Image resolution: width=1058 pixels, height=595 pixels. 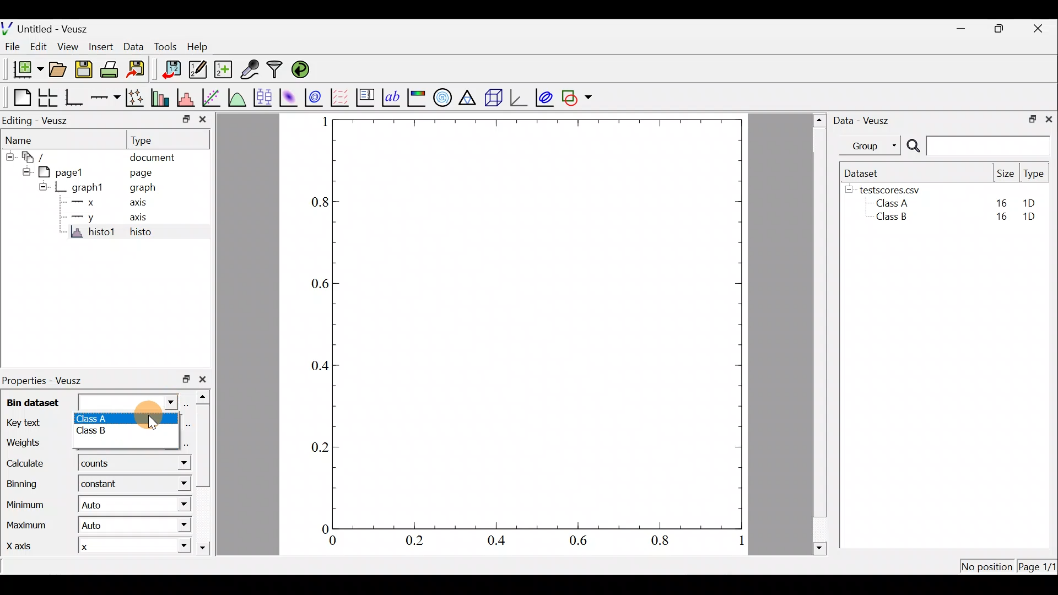 I want to click on Restore down, so click(x=1002, y=29).